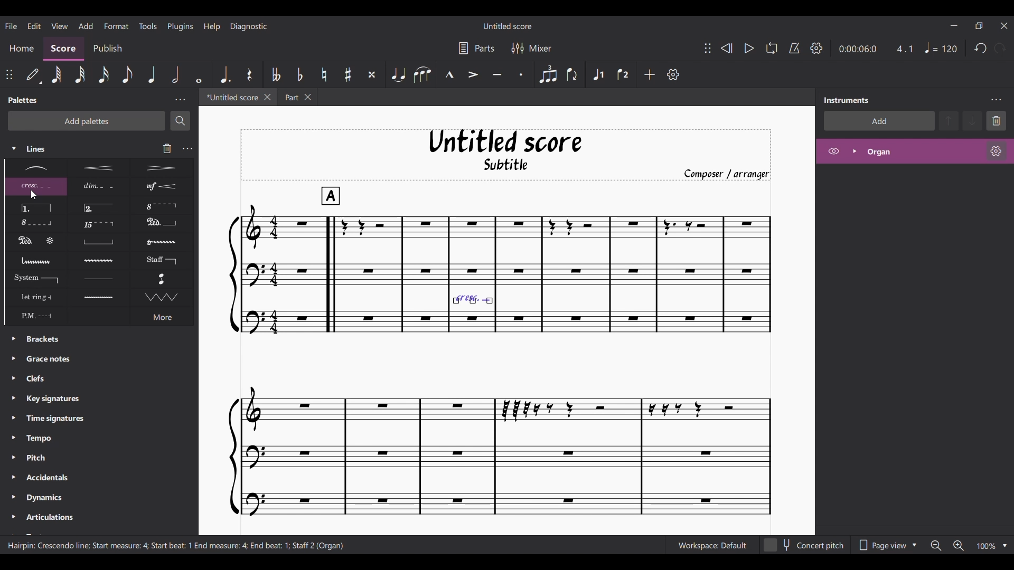 The image size is (1014, 570). Describe the element at coordinates (107, 49) in the screenshot. I see `Publish section` at that location.